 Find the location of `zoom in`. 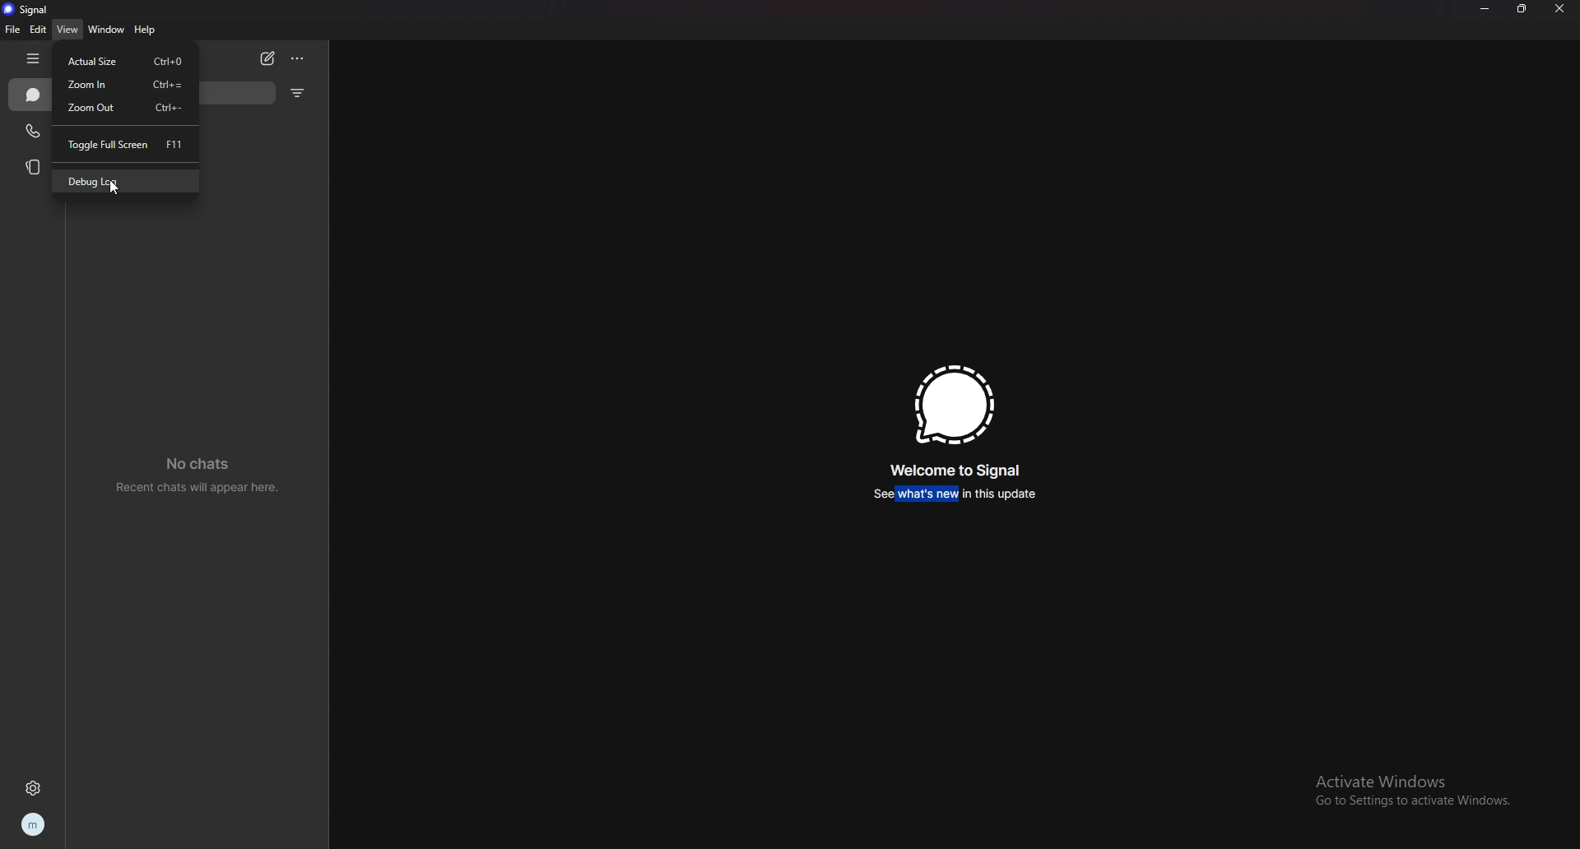

zoom in is located at coordinates (131, 84).